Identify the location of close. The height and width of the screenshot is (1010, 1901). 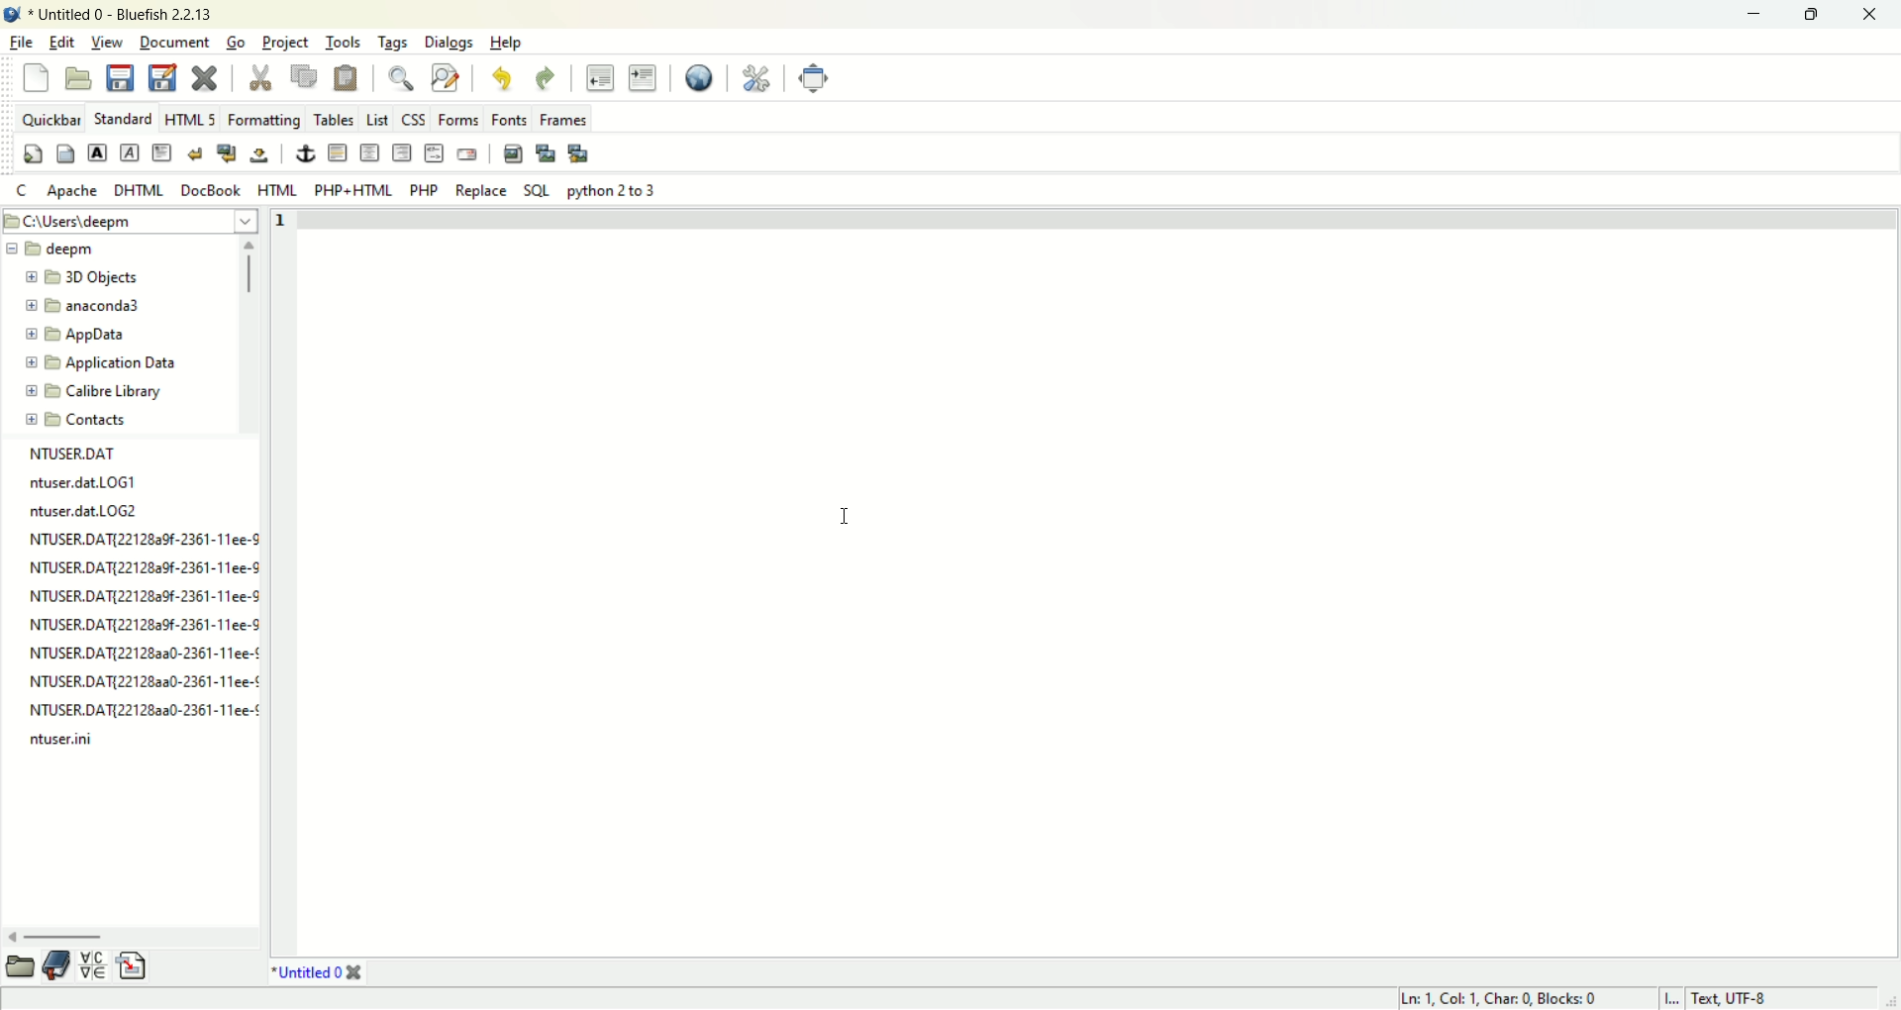
(205, 80).